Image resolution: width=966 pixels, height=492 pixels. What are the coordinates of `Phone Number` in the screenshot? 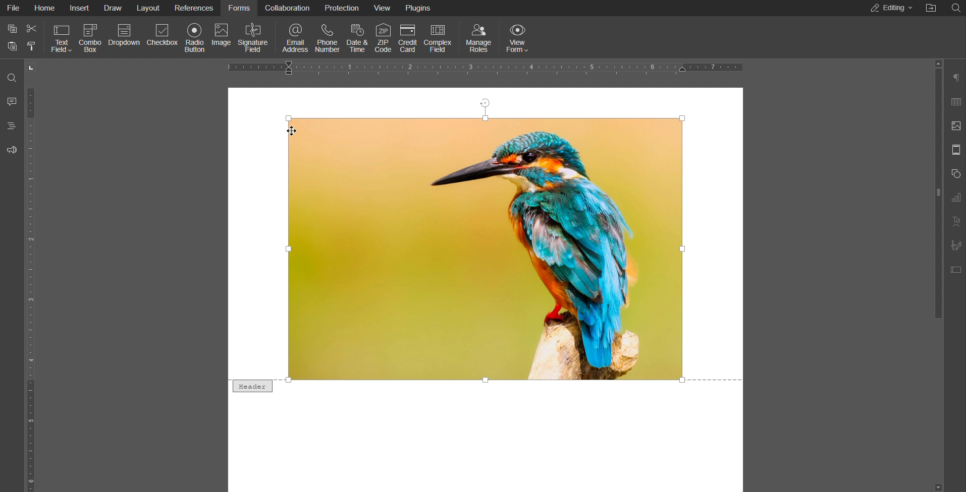 It's located at (327, 36).